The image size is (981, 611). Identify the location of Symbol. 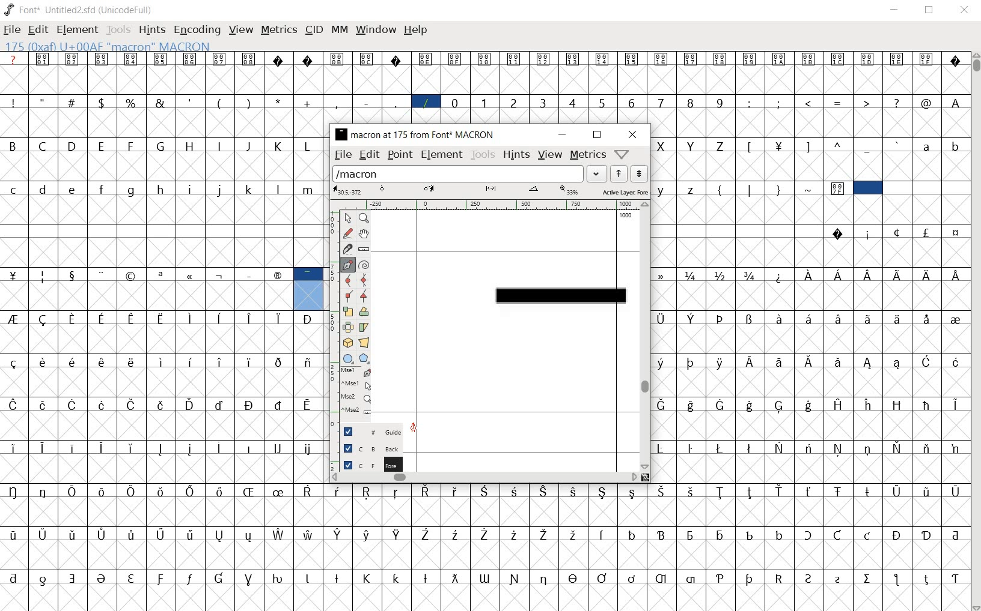
(249, 577).